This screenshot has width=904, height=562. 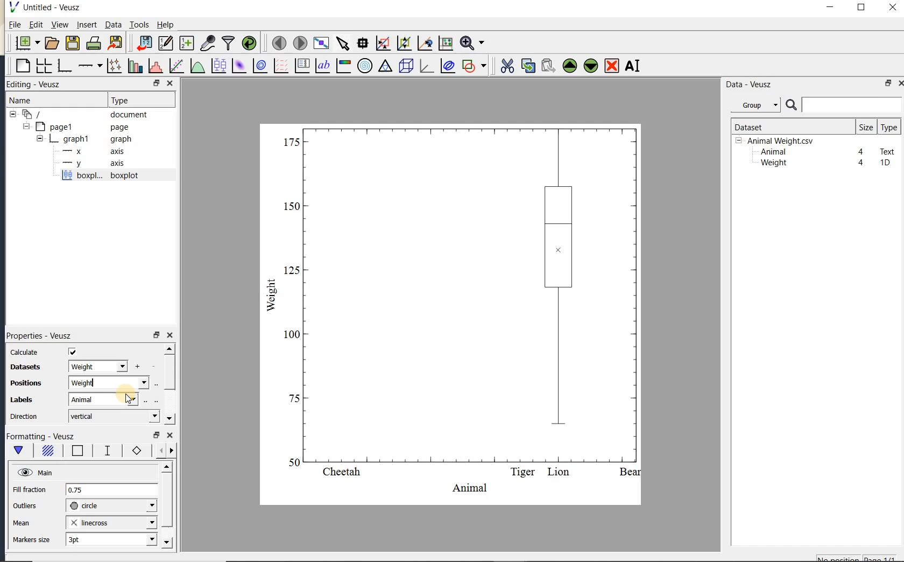 I want to click on move to the next page, so click(x=299, y=42).